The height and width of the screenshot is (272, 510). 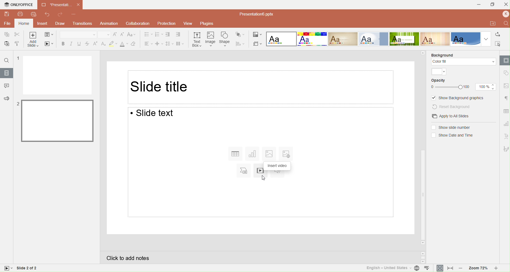 What do you see at coordinates (286, 154) in the screenshot?
I see `Insert image from URL` at bounding box center [286, 154].